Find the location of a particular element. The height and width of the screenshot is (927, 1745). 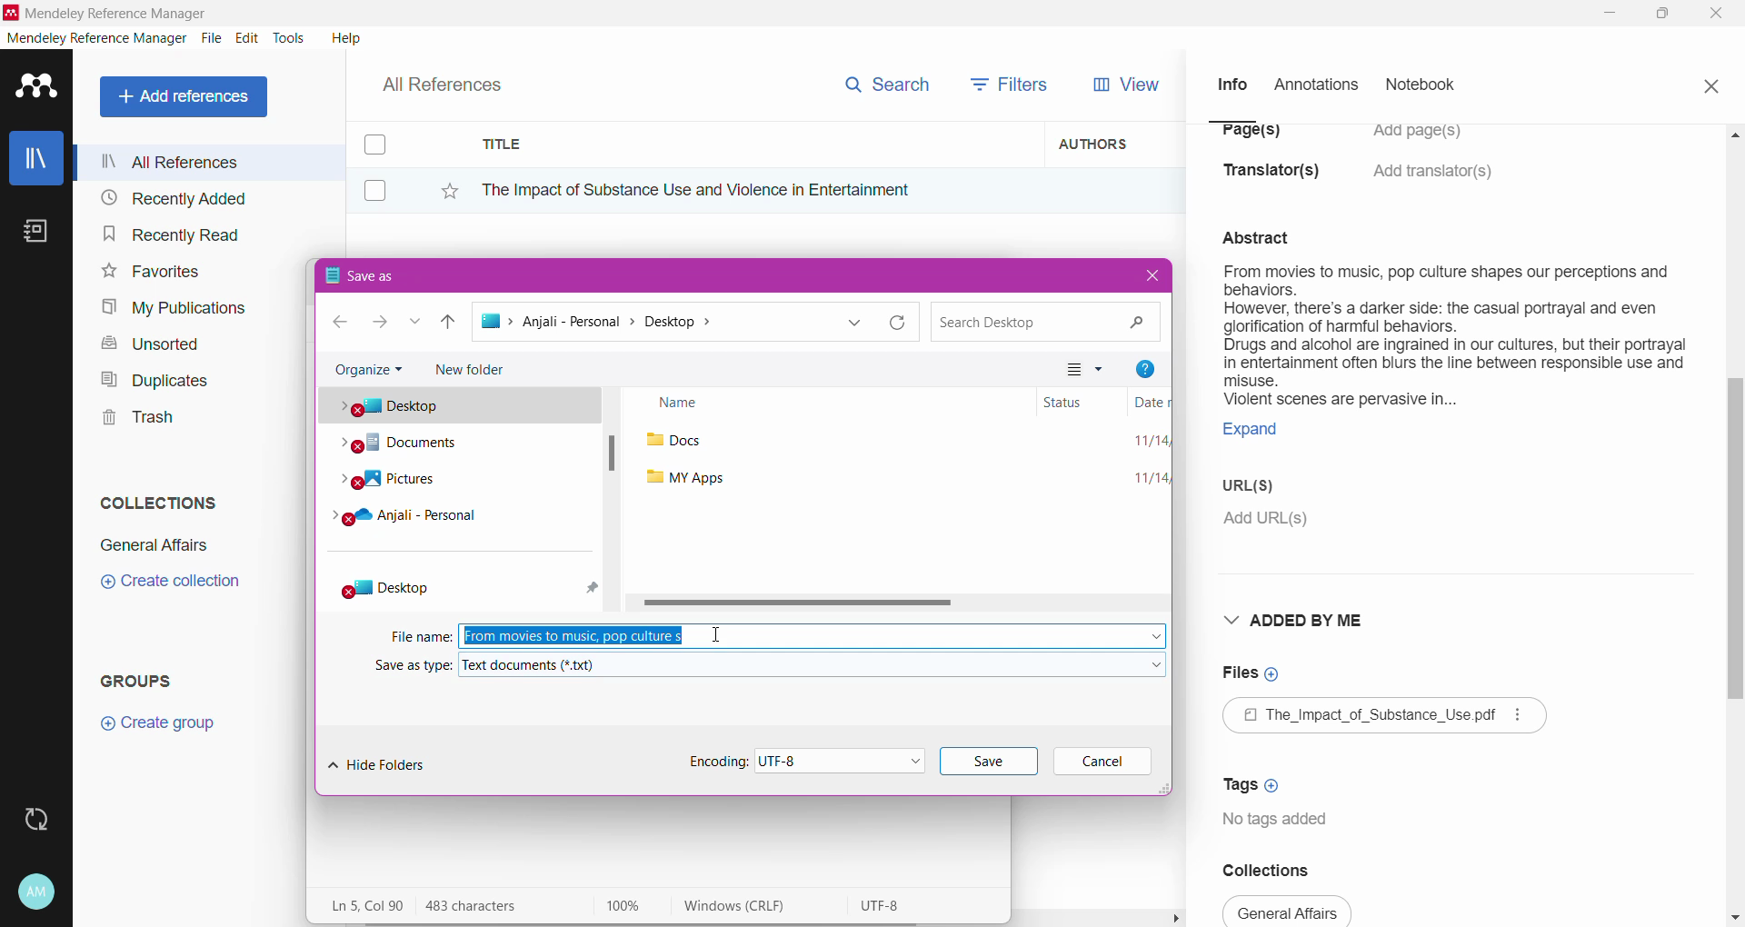

Application Name is located at coordinates (108, 13).